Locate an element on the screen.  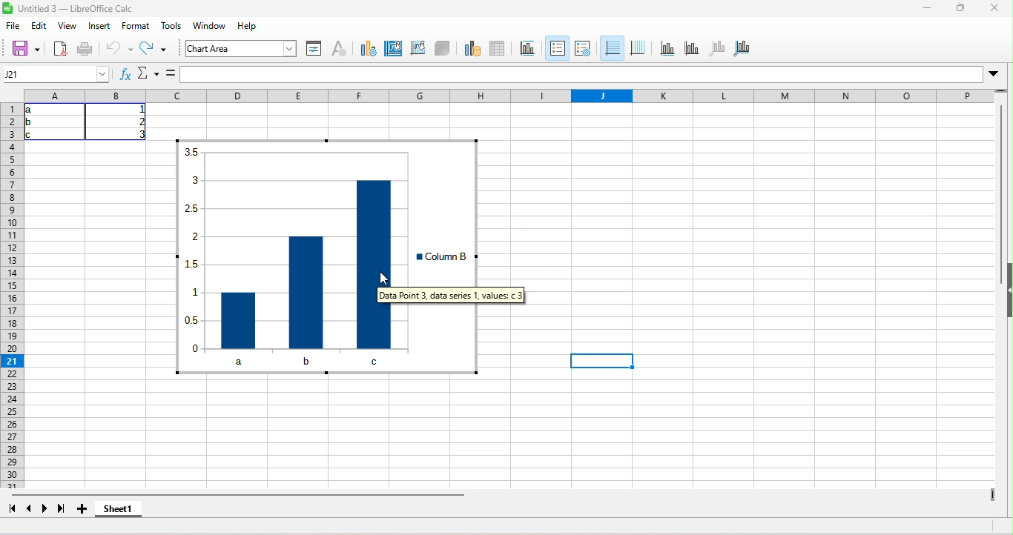
save is located at coordinates (26, 48).